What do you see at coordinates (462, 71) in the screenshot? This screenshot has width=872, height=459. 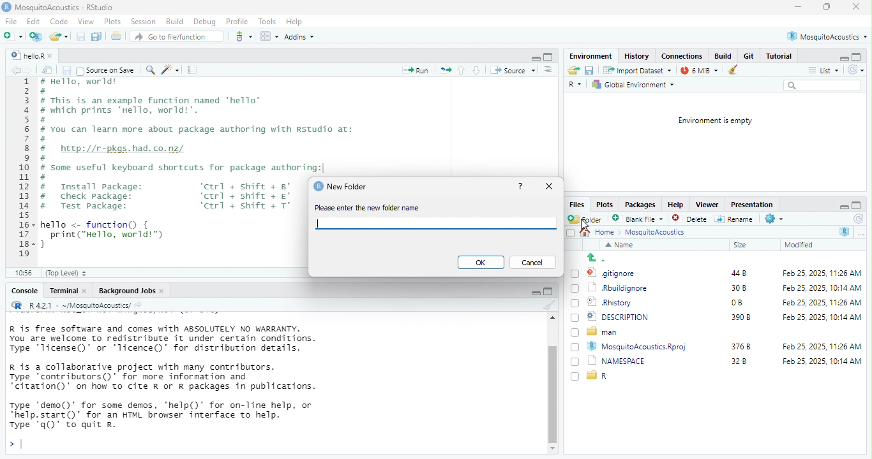 I see `go to previous section/chunk` at bounding box center [462, 71].